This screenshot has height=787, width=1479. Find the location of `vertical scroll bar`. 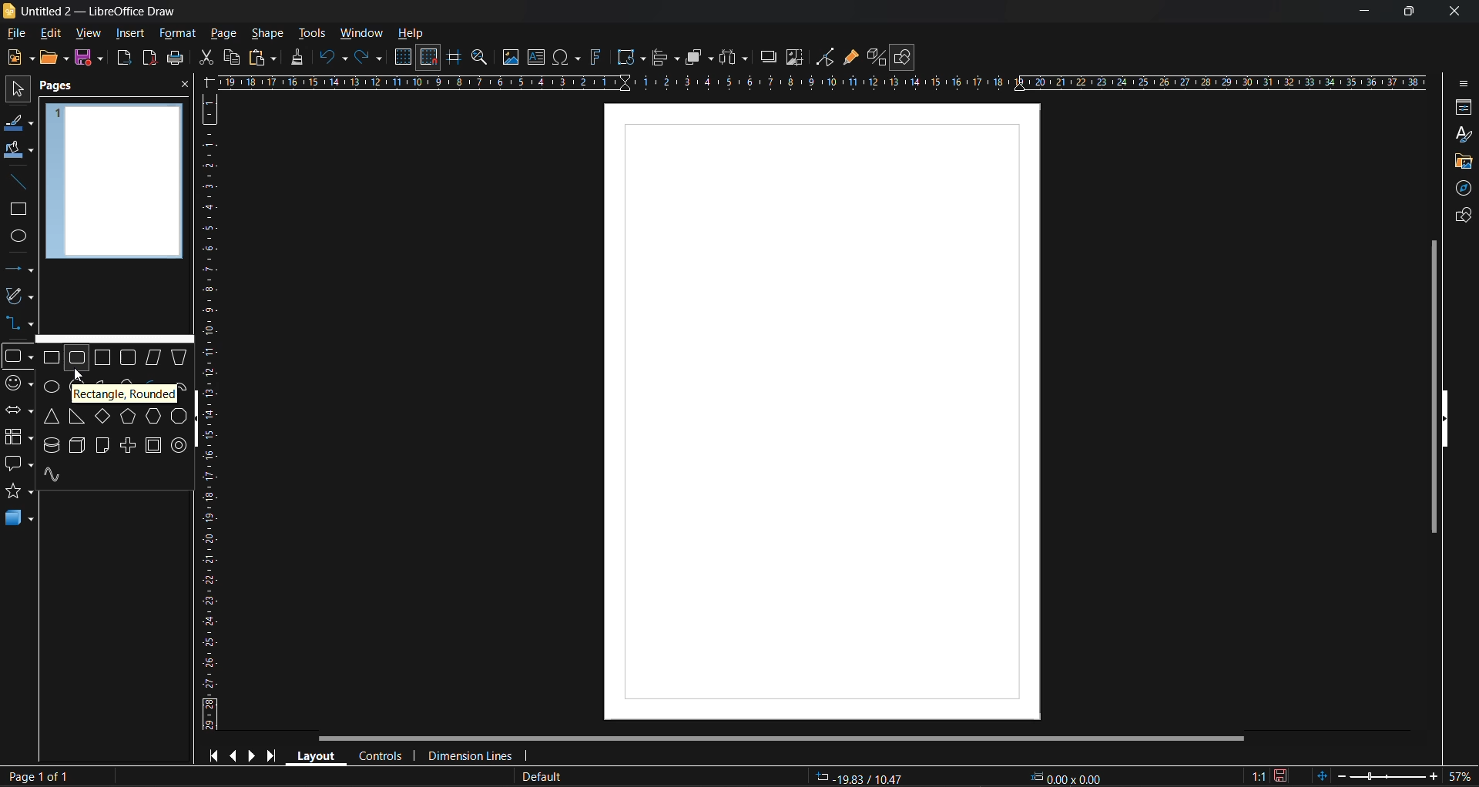

vertical scroll bar is located at coordinates (1430, 386).